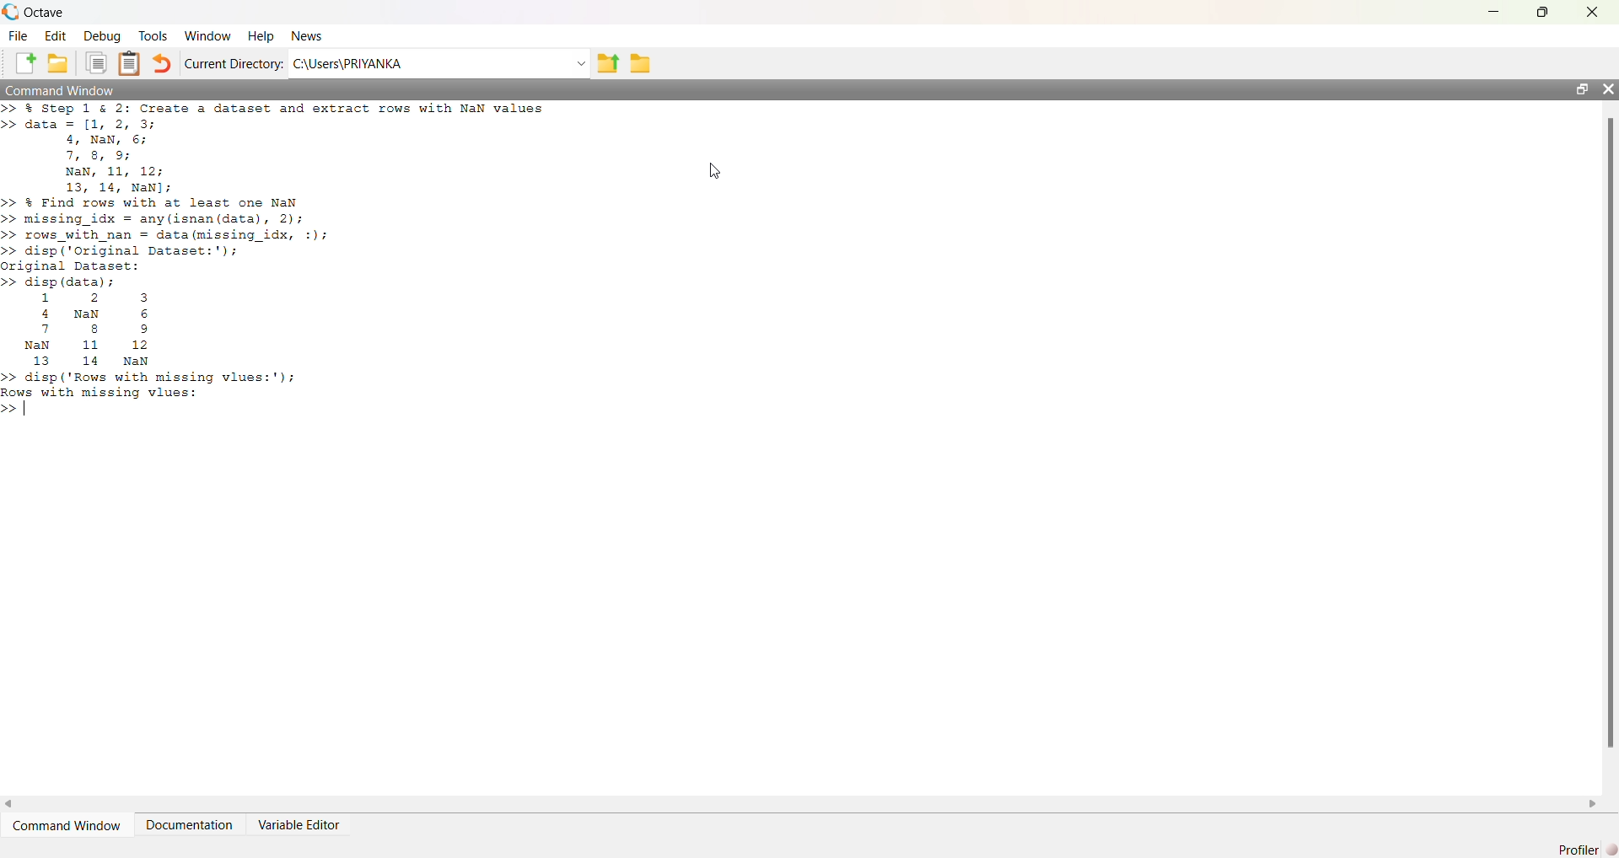  What do you see at coordinates (277, 186) in the screenshot?
I see `>> % Step 1 & 2: Create a dataset and extract rows with NaN values>> data = [1, 2, 3;4, NaN, 6;7, 8, 9;NaN, 11, 12;13, 14, NaN];>> & Find rows with at least one NaN>> missing_idx = any(isnan (data), 2);>> rows_with_nan = data (missing_idx, :);>> disp ('Original Dataset:');original Dataset:` at bounding box center [277, 186].